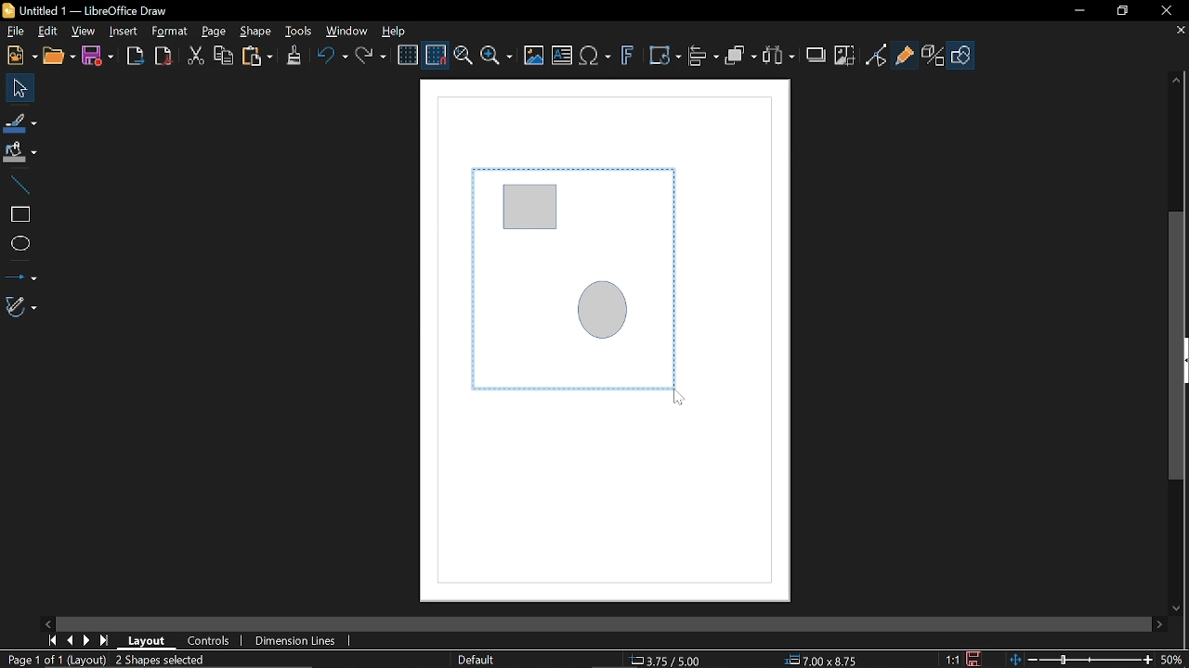 This screenshot has height=668, width=1189. I want to click on Line color, so click(20, 120).